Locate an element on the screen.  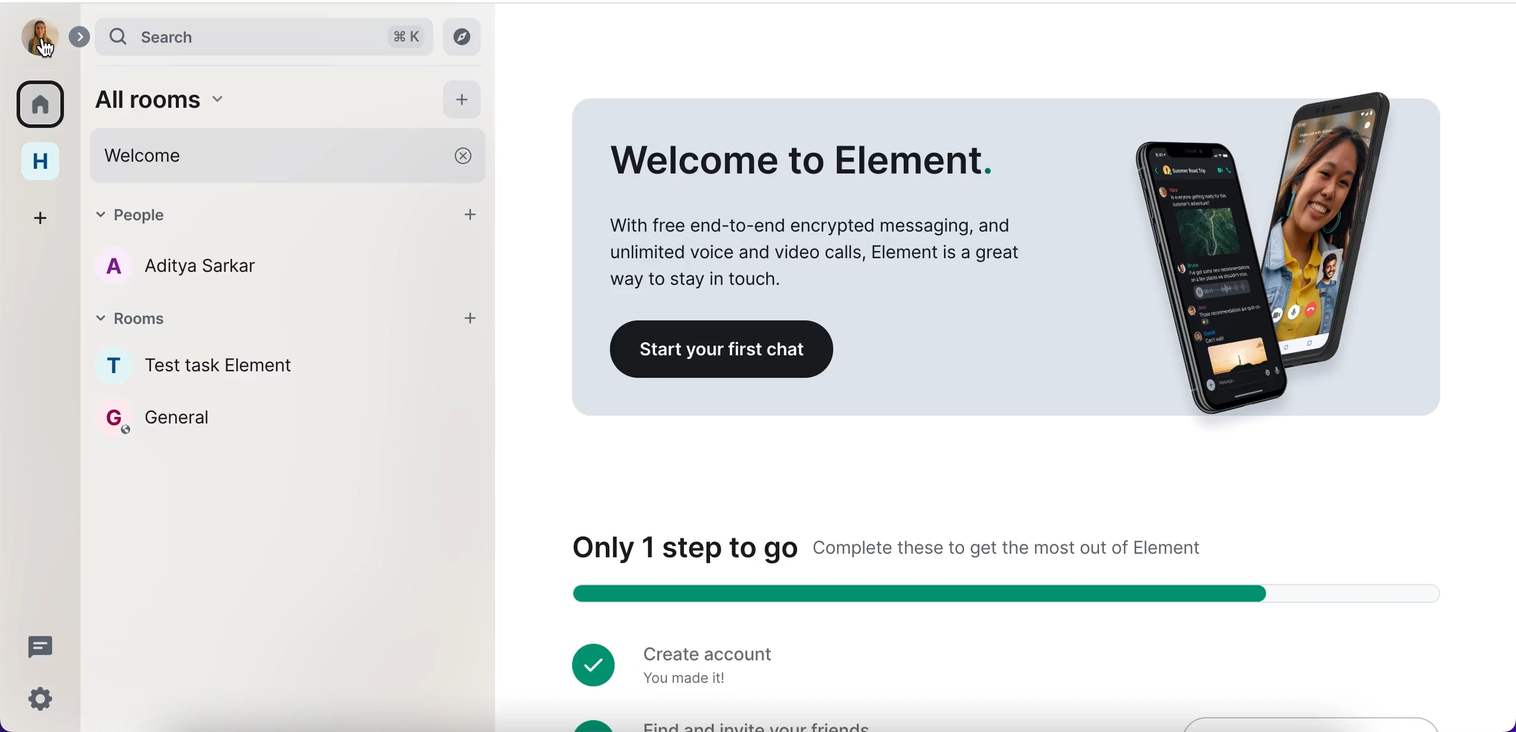
add is located at coordinates (464, 101).